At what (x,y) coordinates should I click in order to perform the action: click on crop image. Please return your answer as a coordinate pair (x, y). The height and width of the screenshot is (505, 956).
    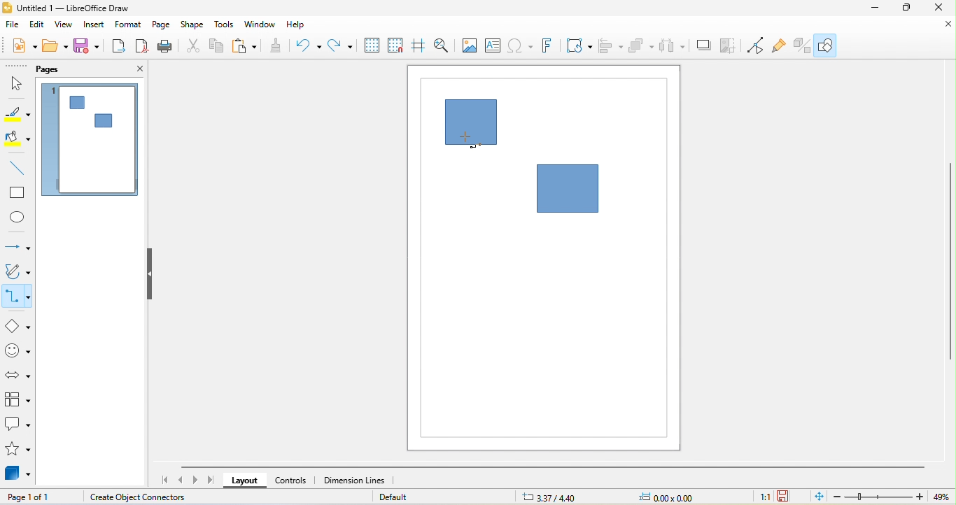
    Looking at the image, I should click on (731, 45).